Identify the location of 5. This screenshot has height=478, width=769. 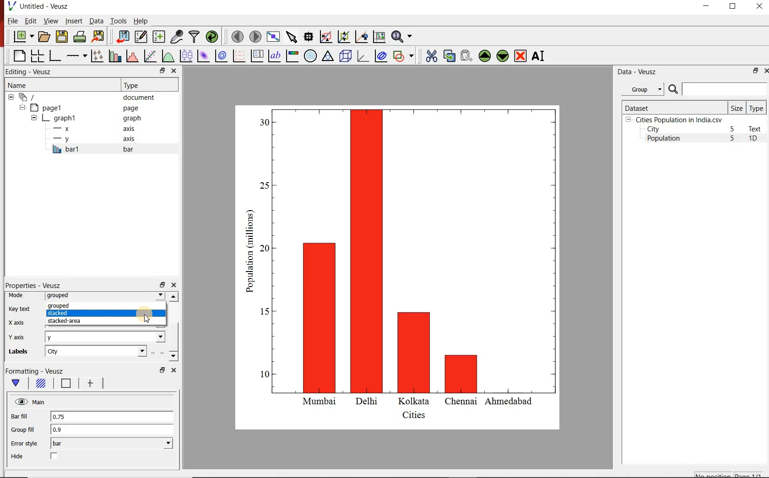
(733, 130).